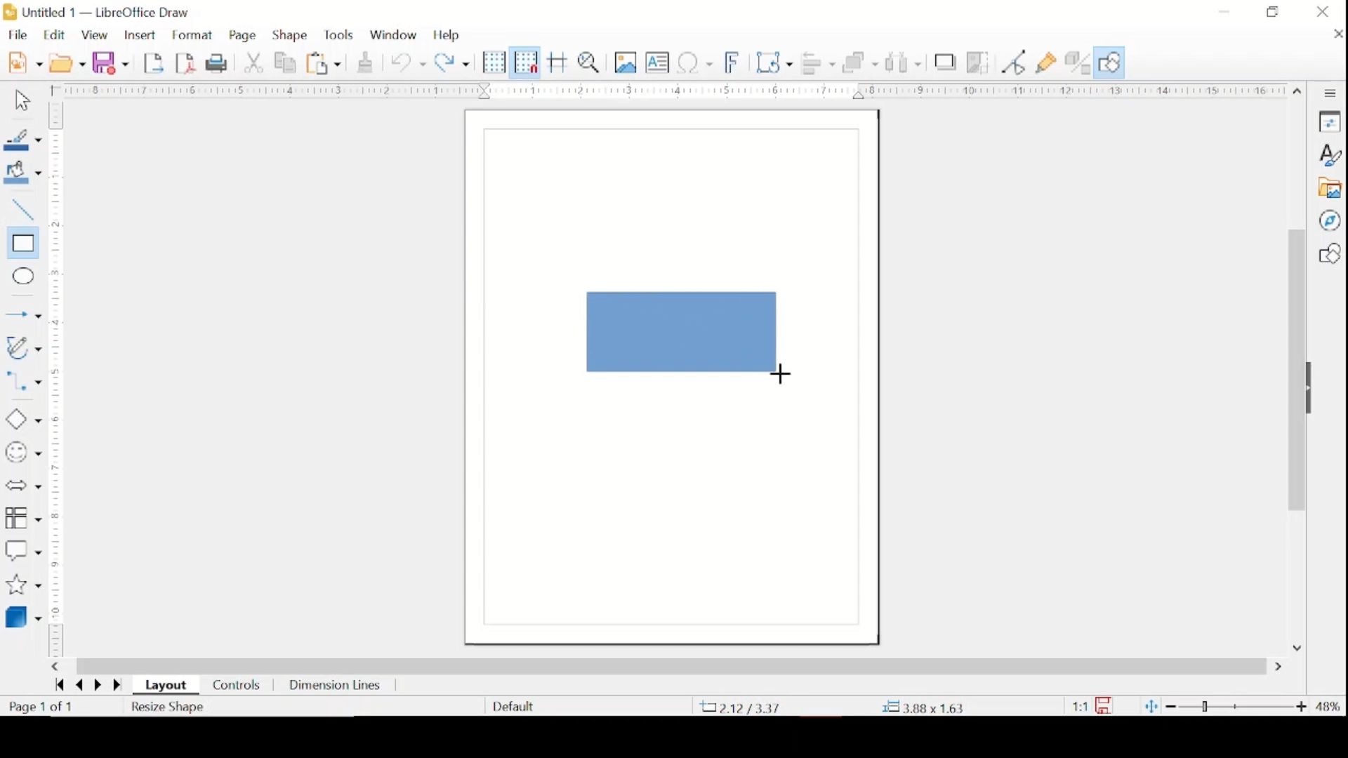 Image resolution: width=1348 pixels, height=758 pixels. Describe the element at coordinates (99, 13) in the screenshot. I see `untitled 1 - libreoffice draw` at that location.